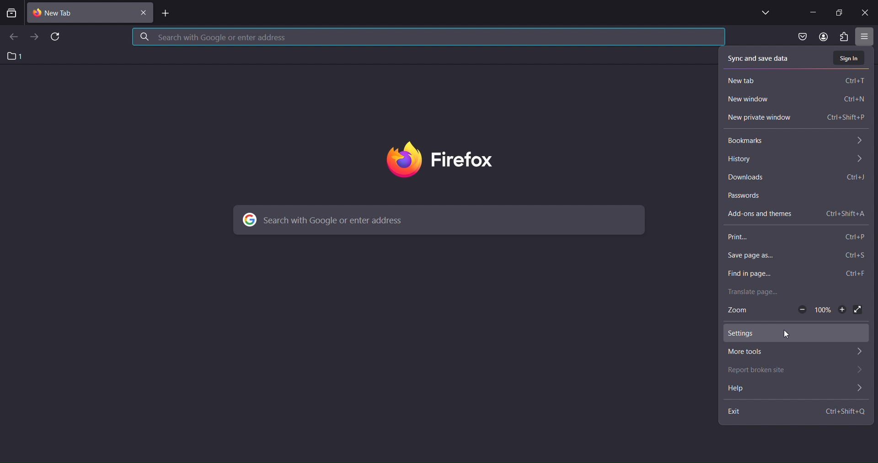  Describe the element at coordinates (866, 14) in the screenshot. I see `close` at that location.